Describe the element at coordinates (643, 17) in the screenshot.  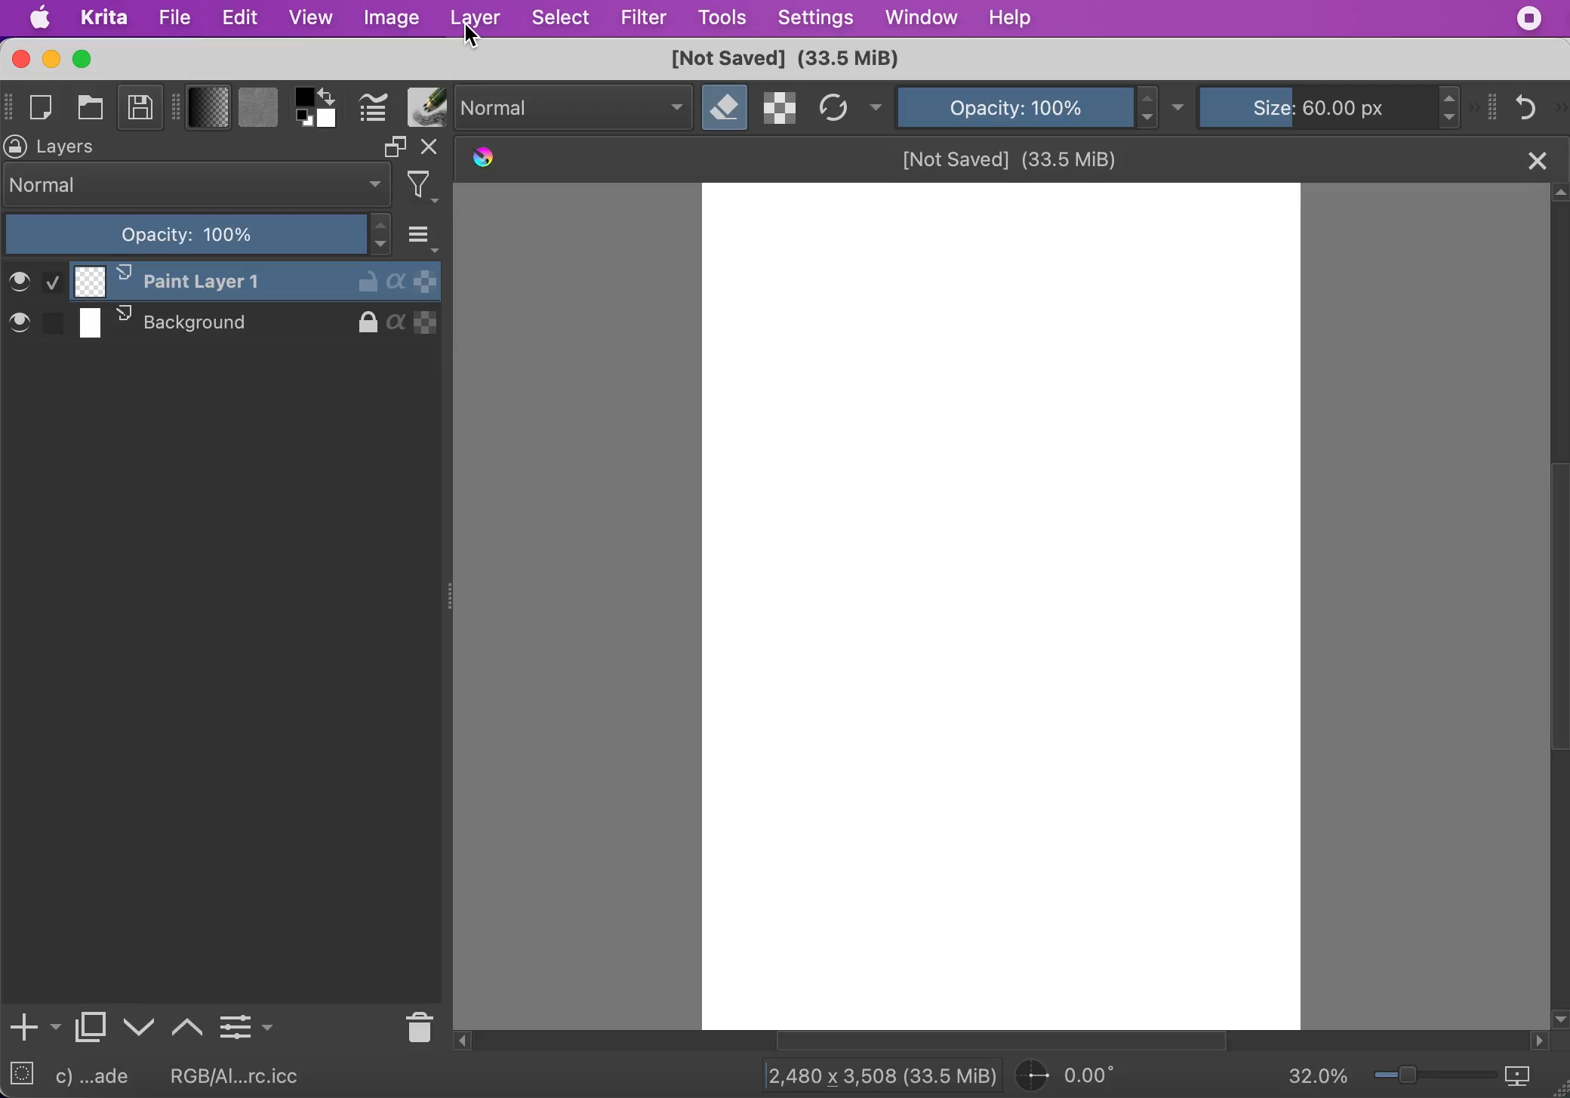
I see `filter` at that location.